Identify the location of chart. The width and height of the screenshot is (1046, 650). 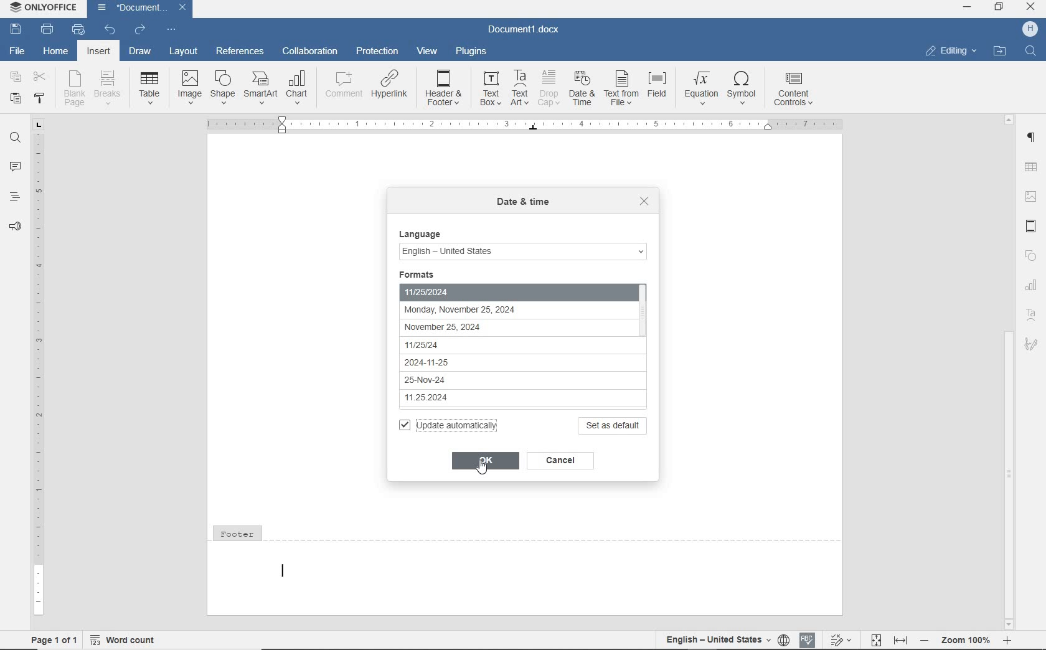
(1035, 290).